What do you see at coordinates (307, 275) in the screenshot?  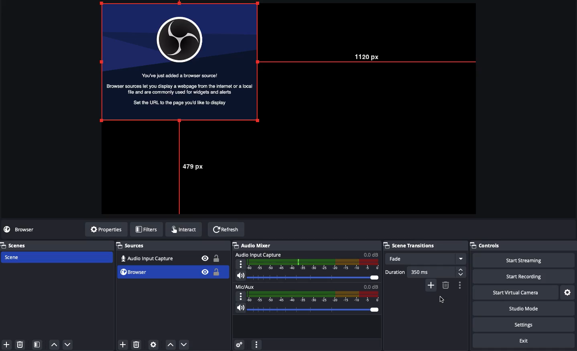 I see `Volume` at bounding box center [307, 275].